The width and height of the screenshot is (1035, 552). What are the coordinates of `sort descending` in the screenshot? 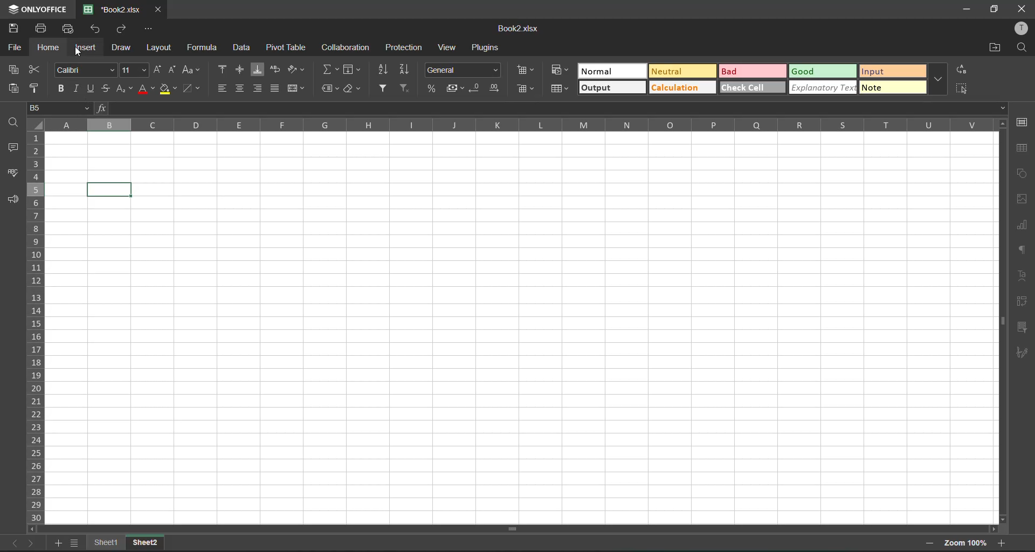 It's located at (407, 70).